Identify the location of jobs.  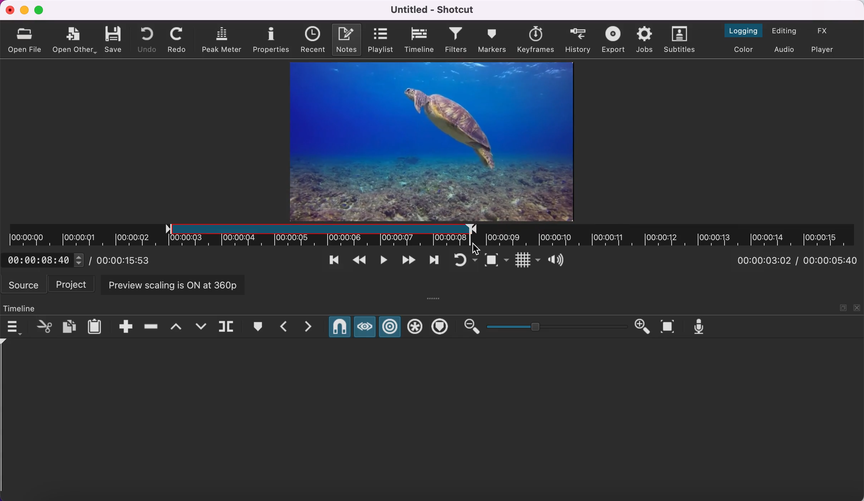
(645, 40).